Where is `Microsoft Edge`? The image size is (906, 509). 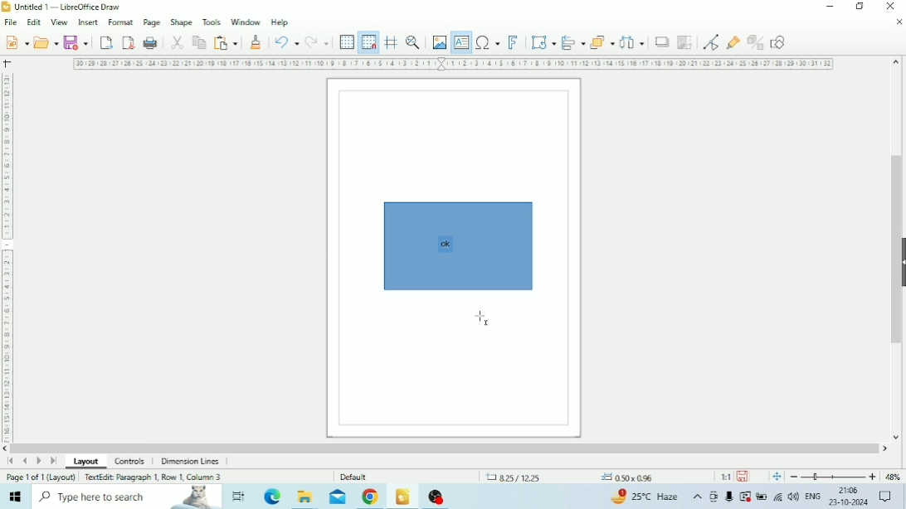 Microsoft Edge is located at coordinates (271, 497).